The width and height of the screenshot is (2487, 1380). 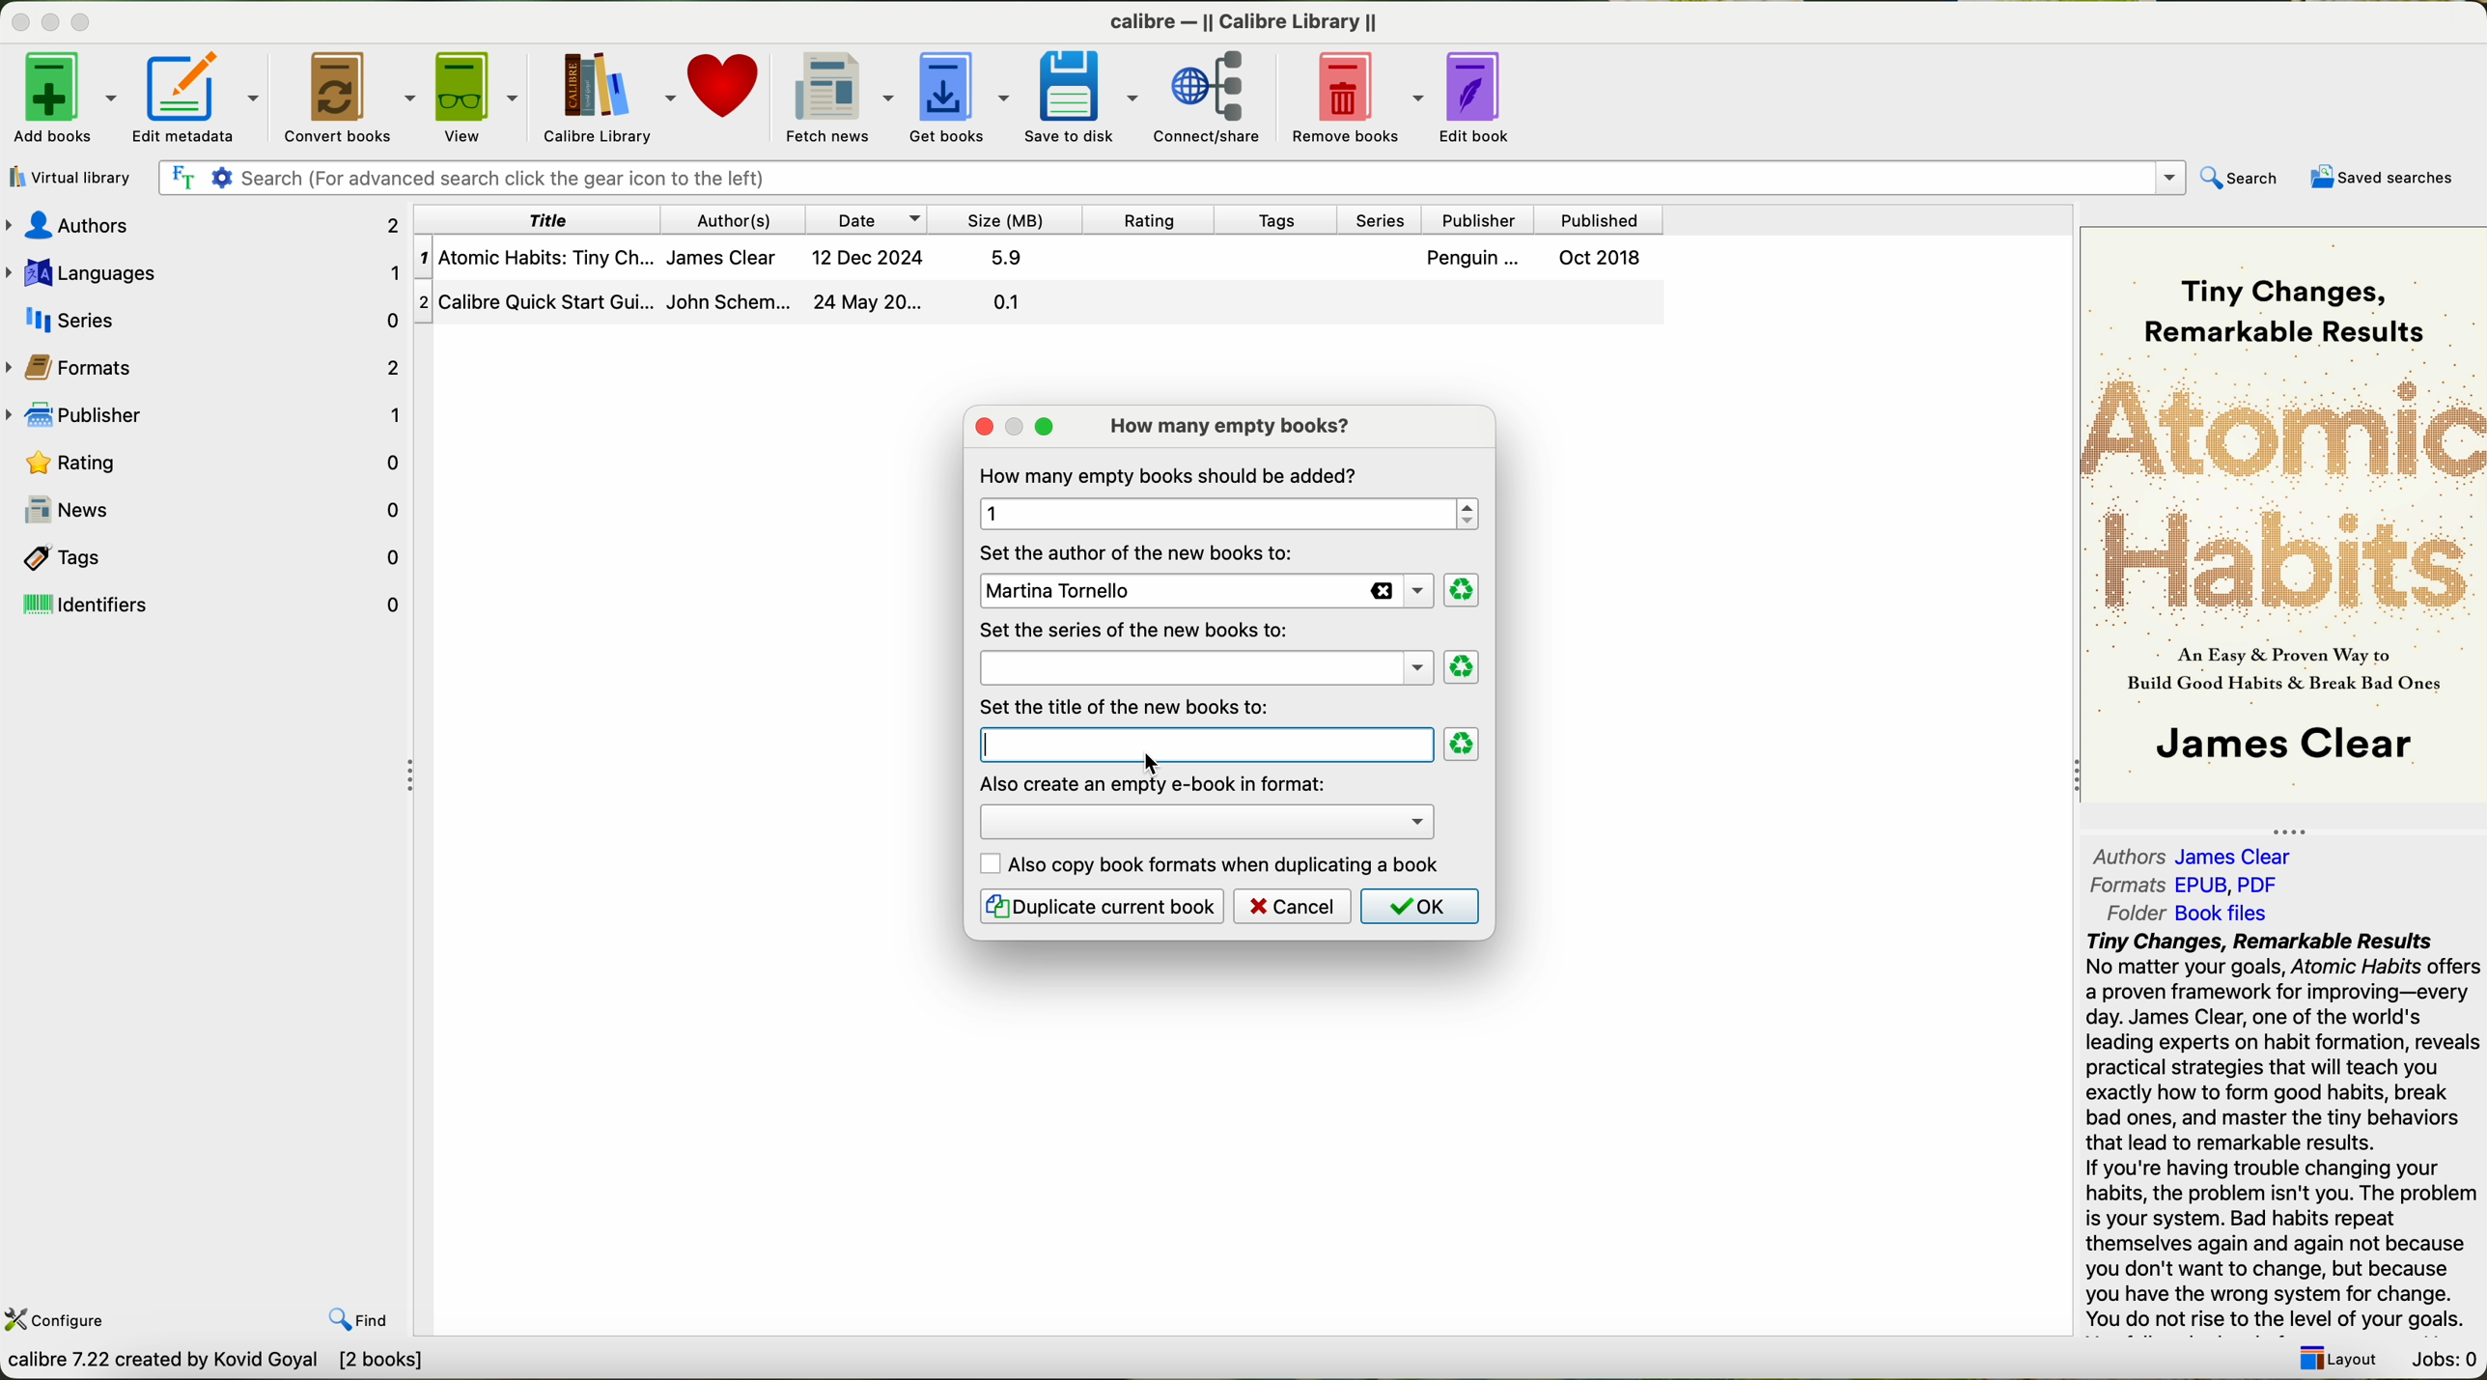 I want to click on publisher, so click(x=1486, y=219).